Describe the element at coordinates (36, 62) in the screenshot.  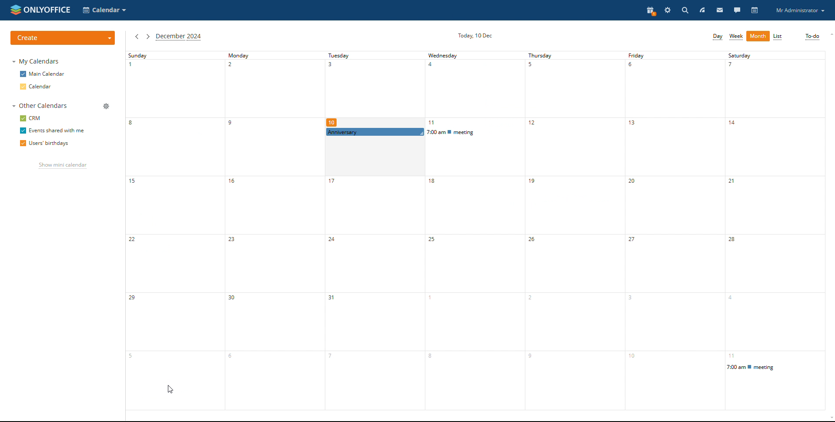
I see `my calendars` at that location.